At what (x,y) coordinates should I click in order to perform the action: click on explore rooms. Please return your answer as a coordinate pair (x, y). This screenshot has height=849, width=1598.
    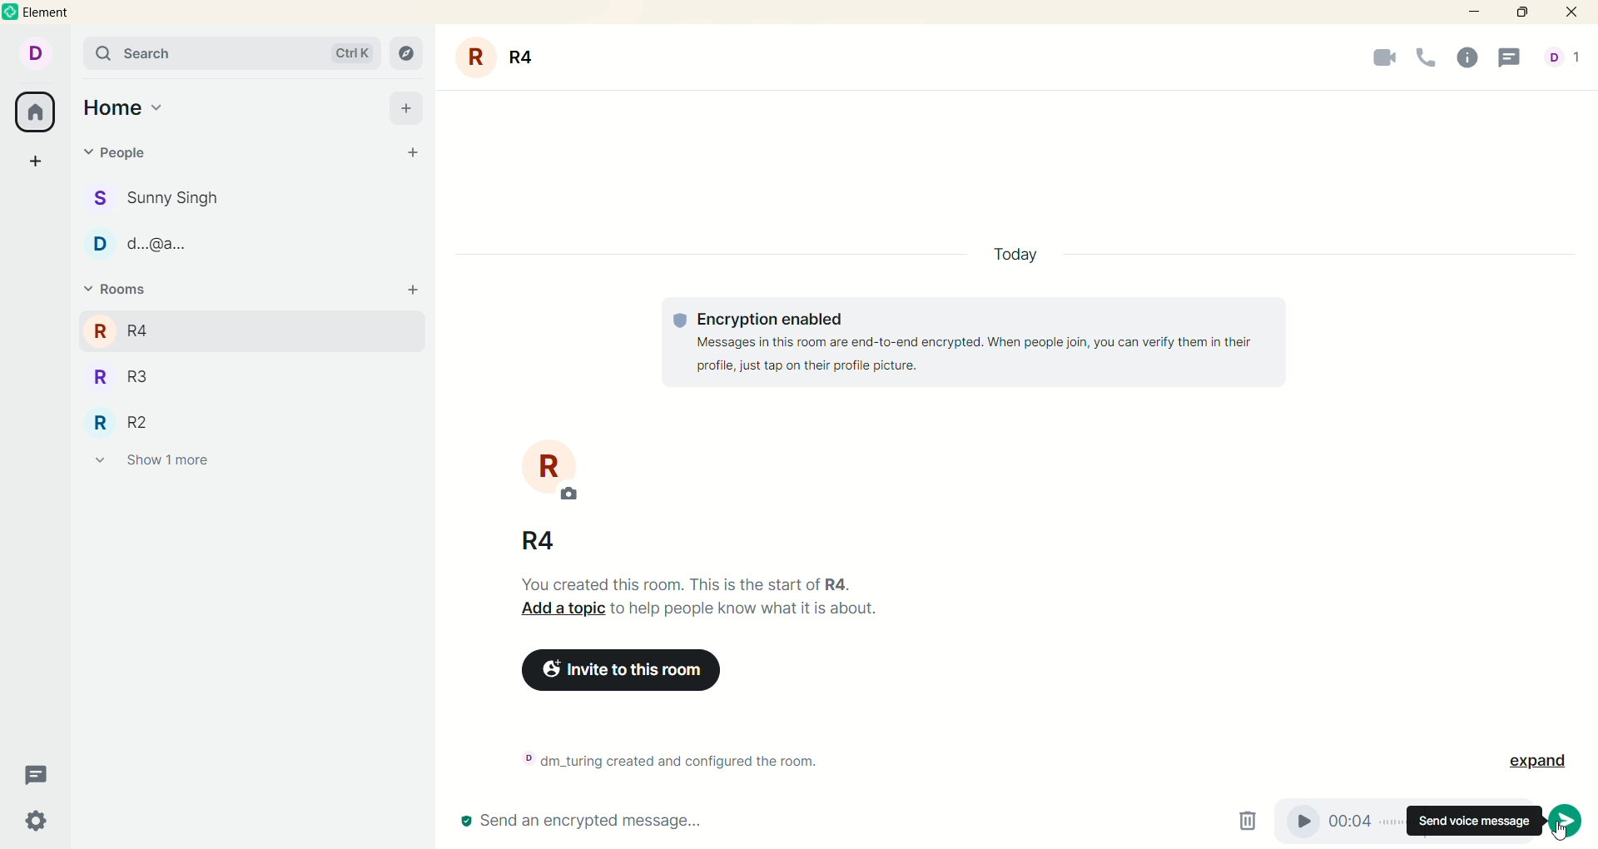
    Looking at the image, I should click on (408, 52).